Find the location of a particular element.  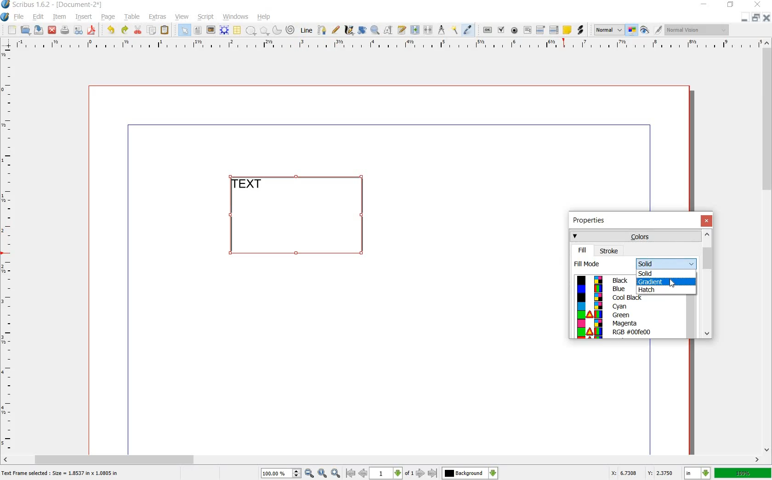

unlink text frame is located at coordinates (429, 30).